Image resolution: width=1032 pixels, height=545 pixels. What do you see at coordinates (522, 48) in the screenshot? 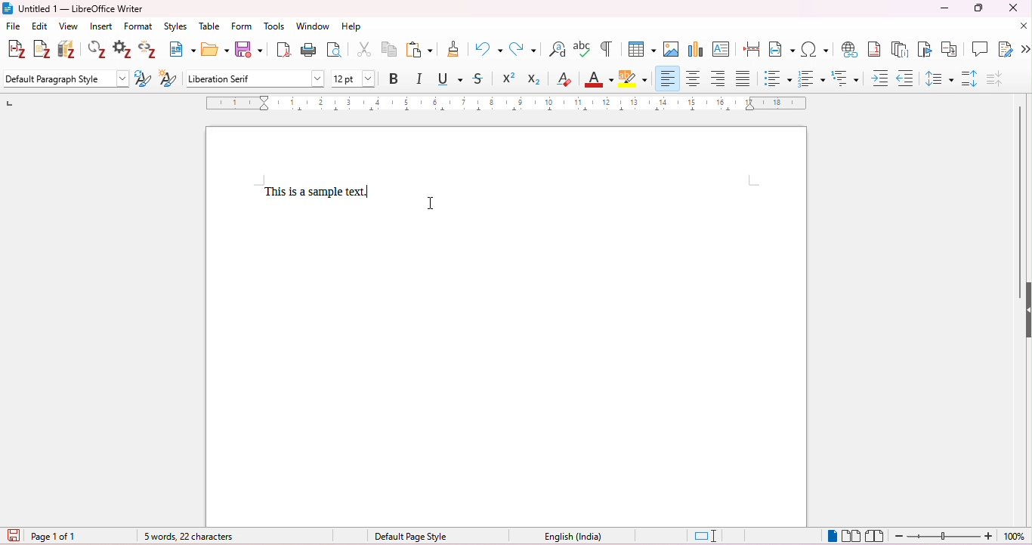
I see `redo` at bounding box center [522, 48].